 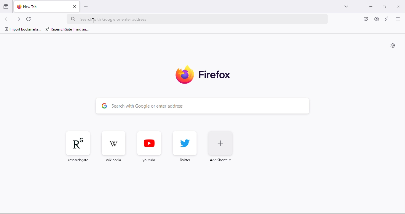 What do you see at coordinates (86, 6) in the screenshot?
I see `add ` at bounding box center [86, 6].